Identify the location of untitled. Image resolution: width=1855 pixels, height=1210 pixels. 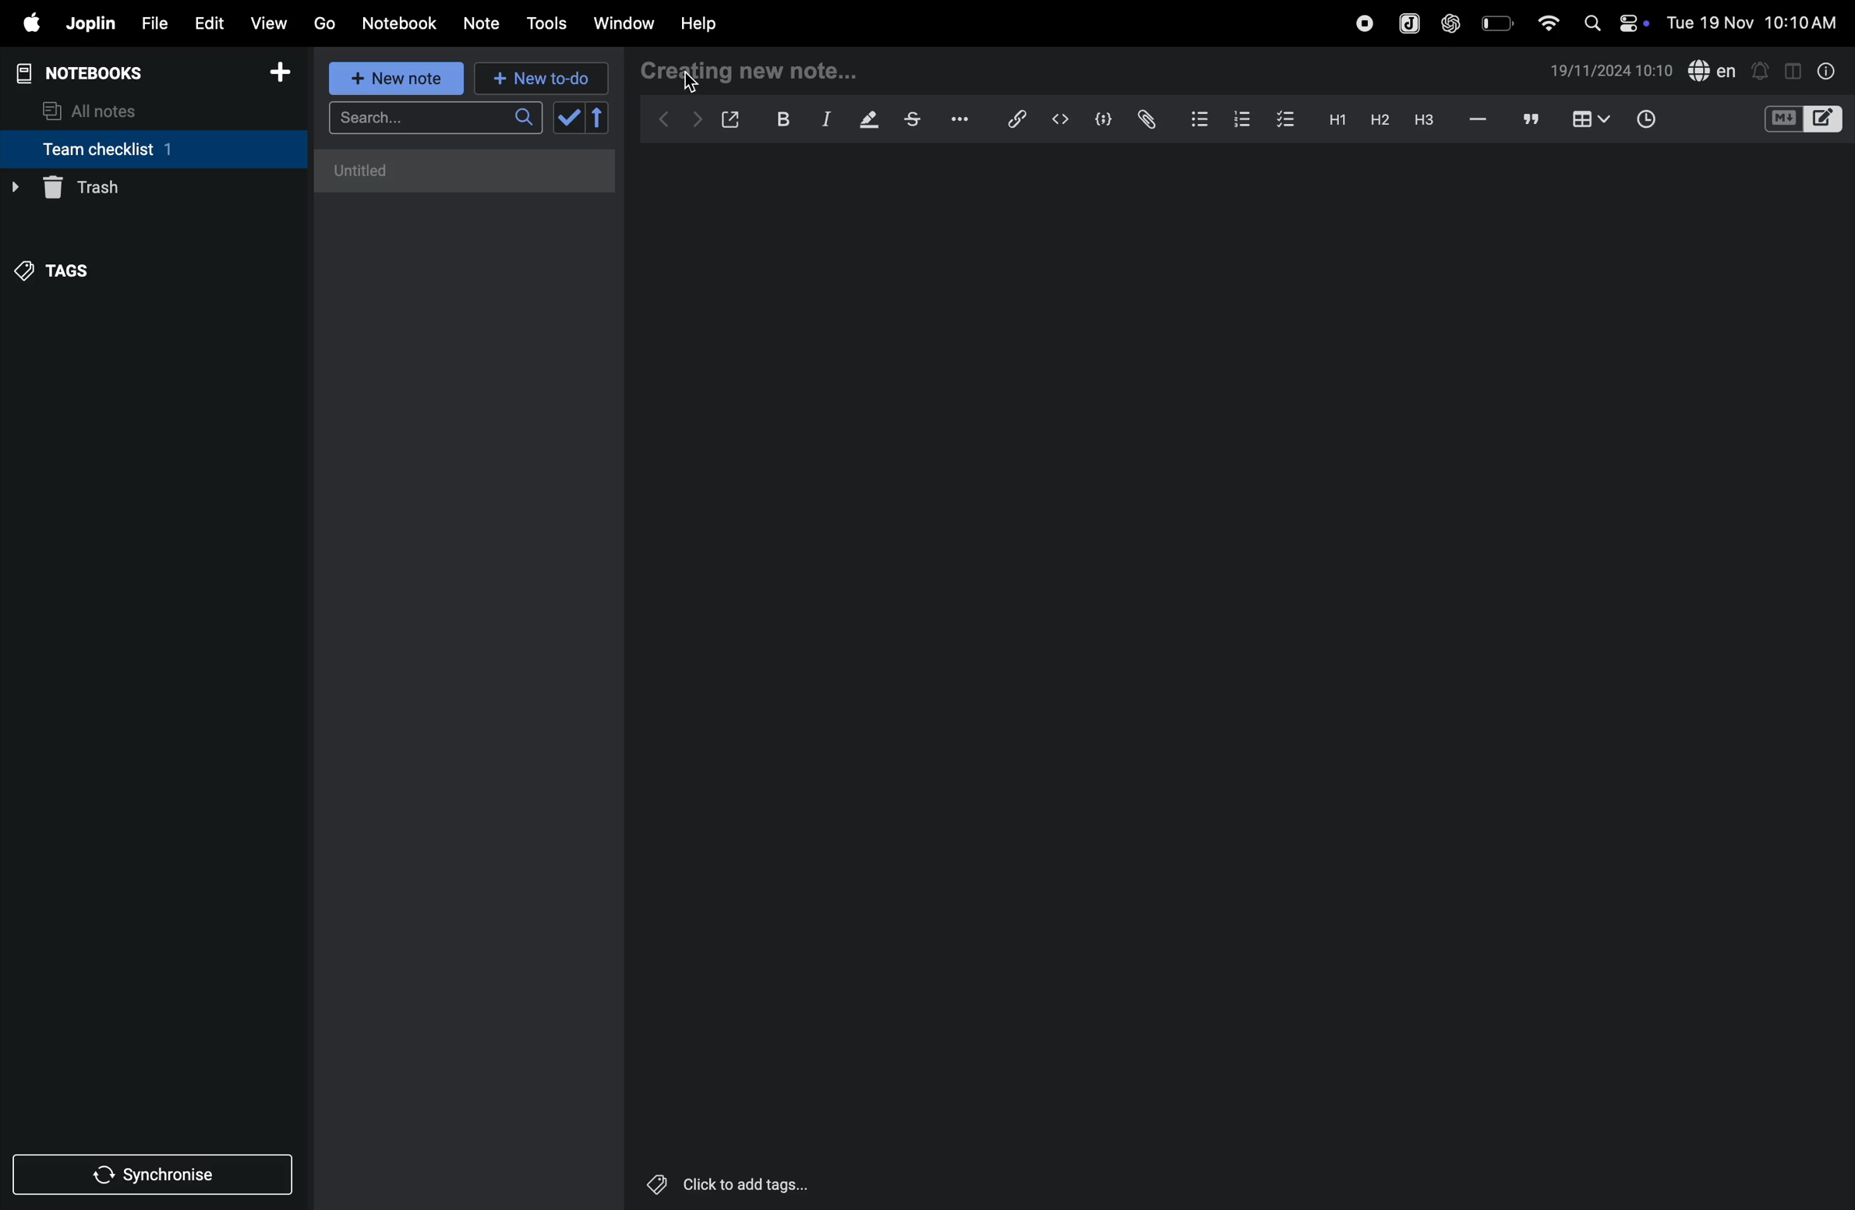
(470, 167).